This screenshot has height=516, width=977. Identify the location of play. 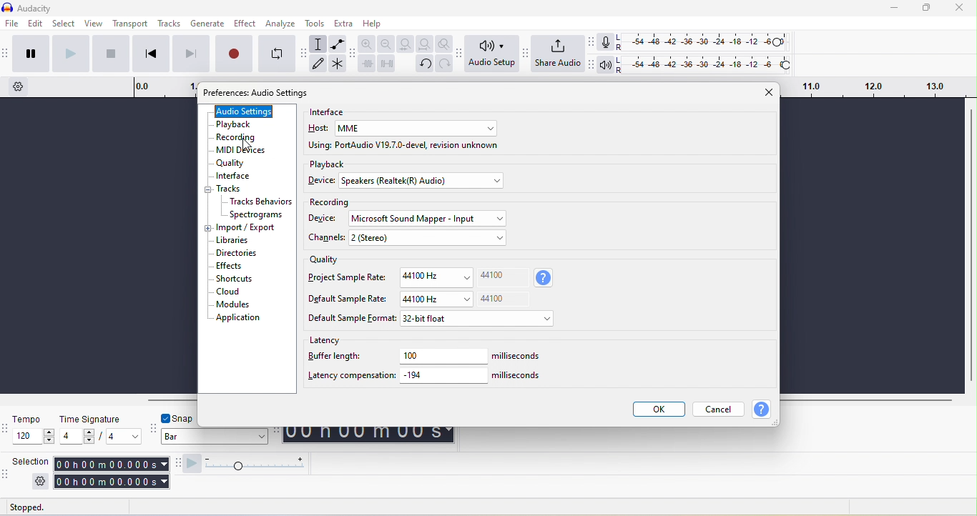
(74, 54).